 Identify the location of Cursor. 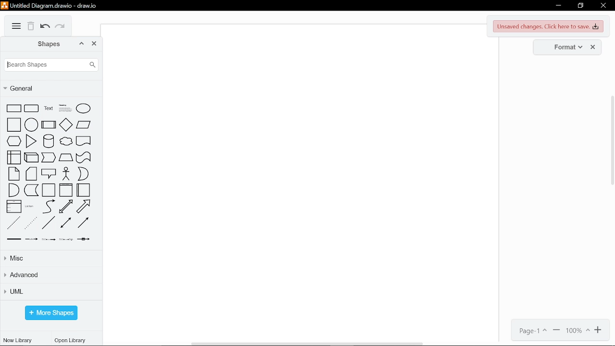
(8, 64).